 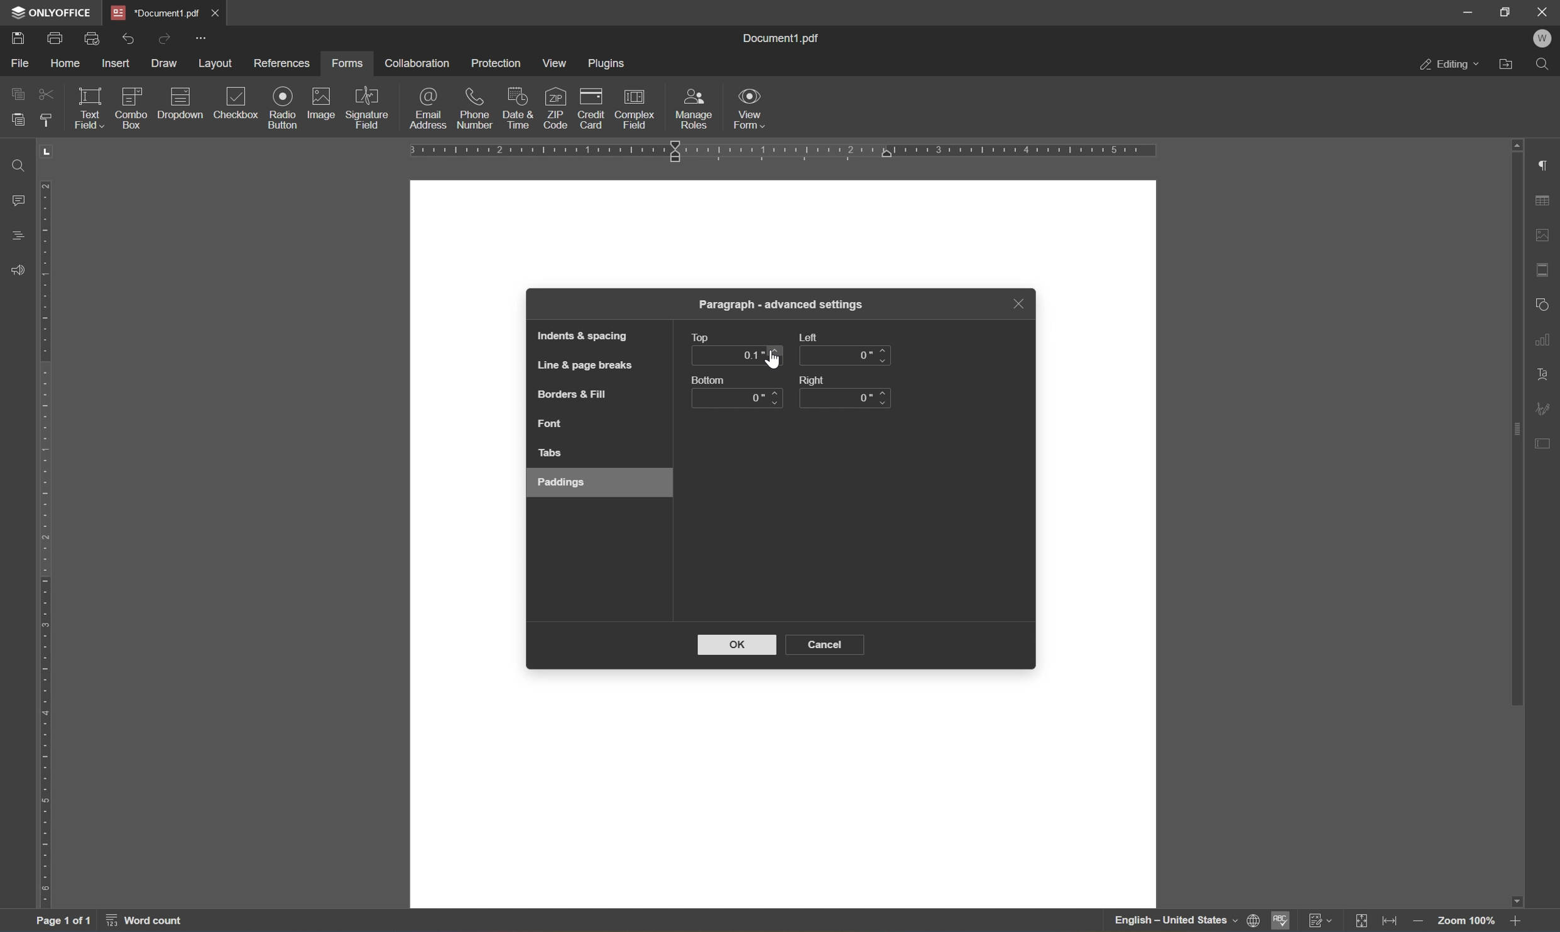 I want to click on text art settings, so click(x=1544, y=375).